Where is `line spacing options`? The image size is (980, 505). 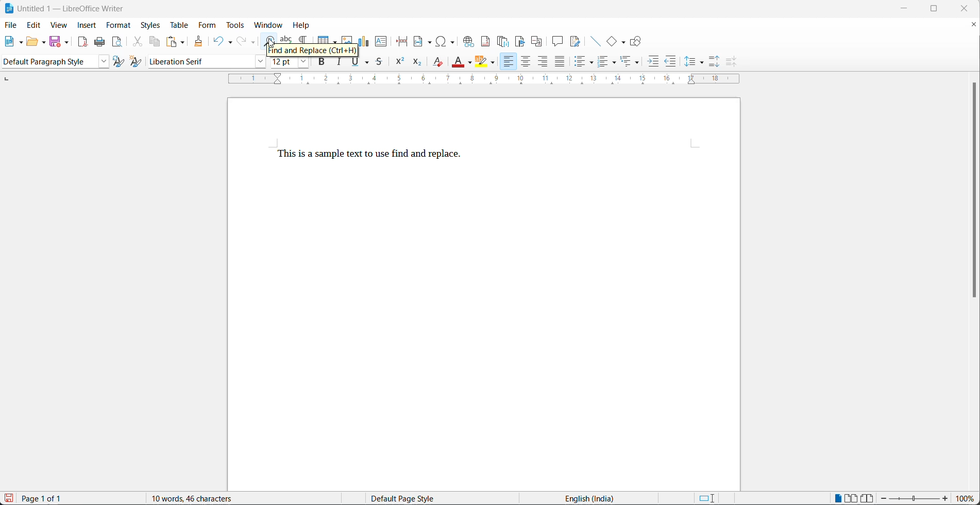 line spacing options is located at coordinates (689, 62).